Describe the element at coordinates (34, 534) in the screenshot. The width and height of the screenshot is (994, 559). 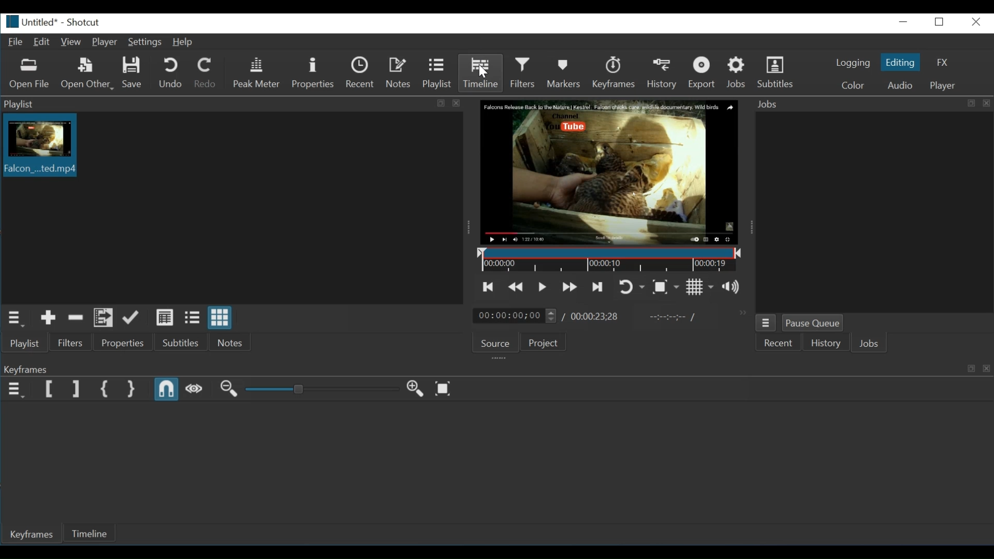
I see `Keyframe` at that location.